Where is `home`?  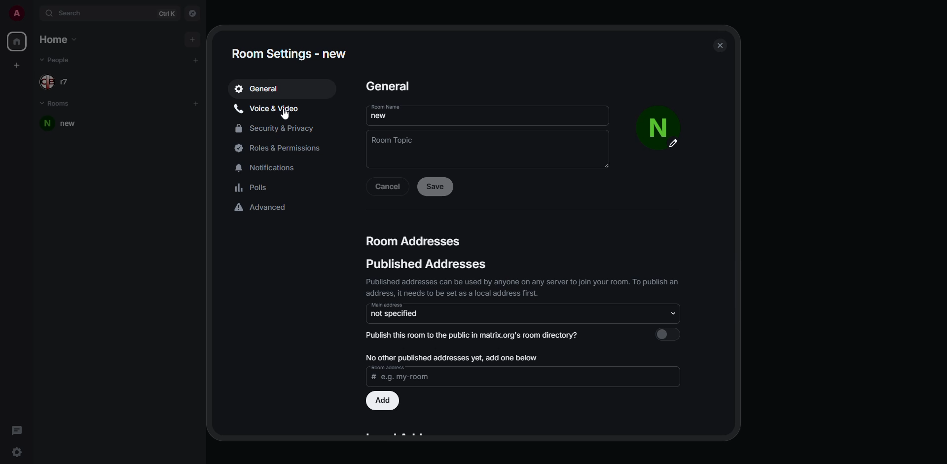
home is located at coordinates (16, 42).